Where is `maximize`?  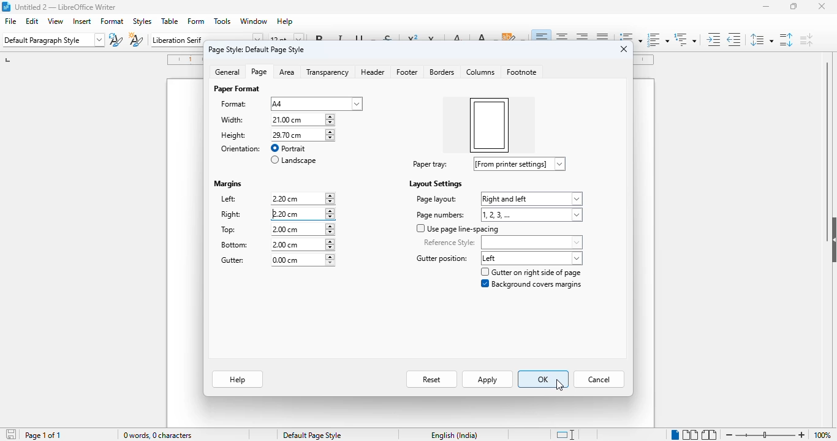 maximize is located at coordinates (793, 6).